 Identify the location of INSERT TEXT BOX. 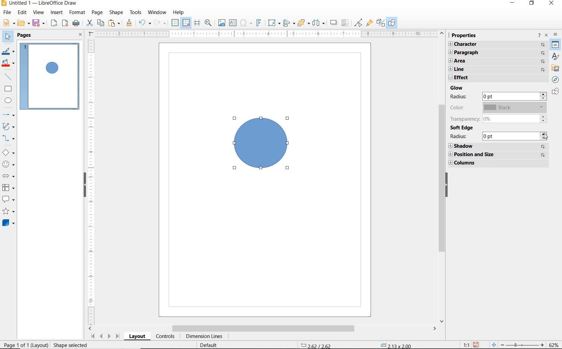
(232, 23).